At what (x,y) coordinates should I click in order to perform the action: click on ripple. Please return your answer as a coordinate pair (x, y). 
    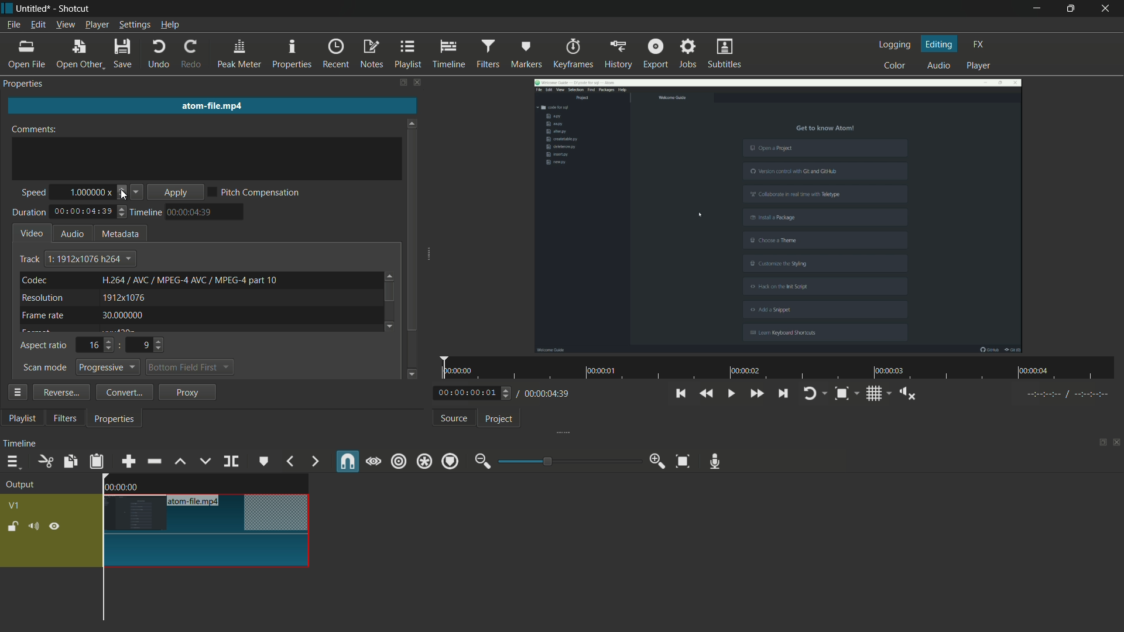
    Looking at the image, I should click on (398, 463).